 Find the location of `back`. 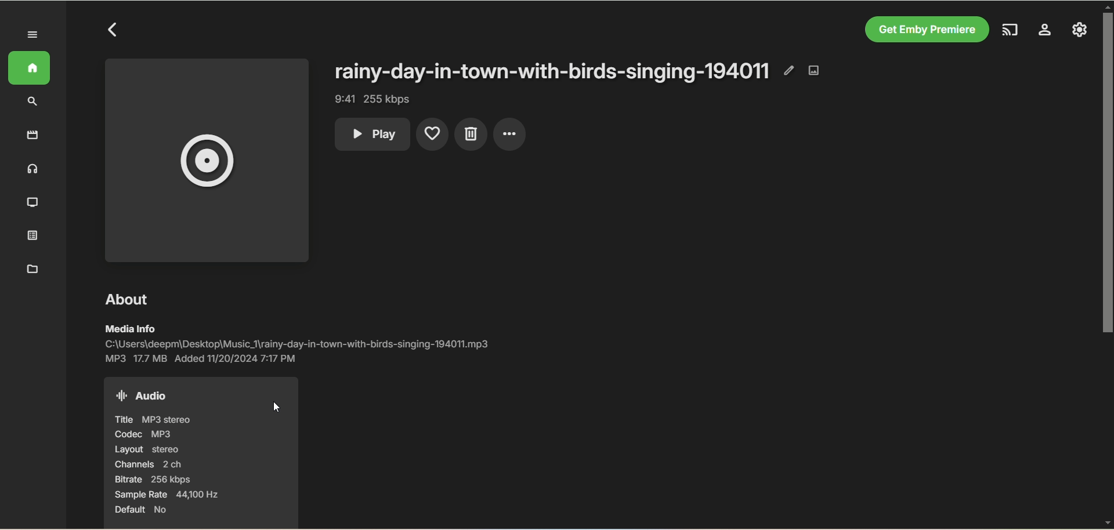

back is located at coordinates (112, 31).